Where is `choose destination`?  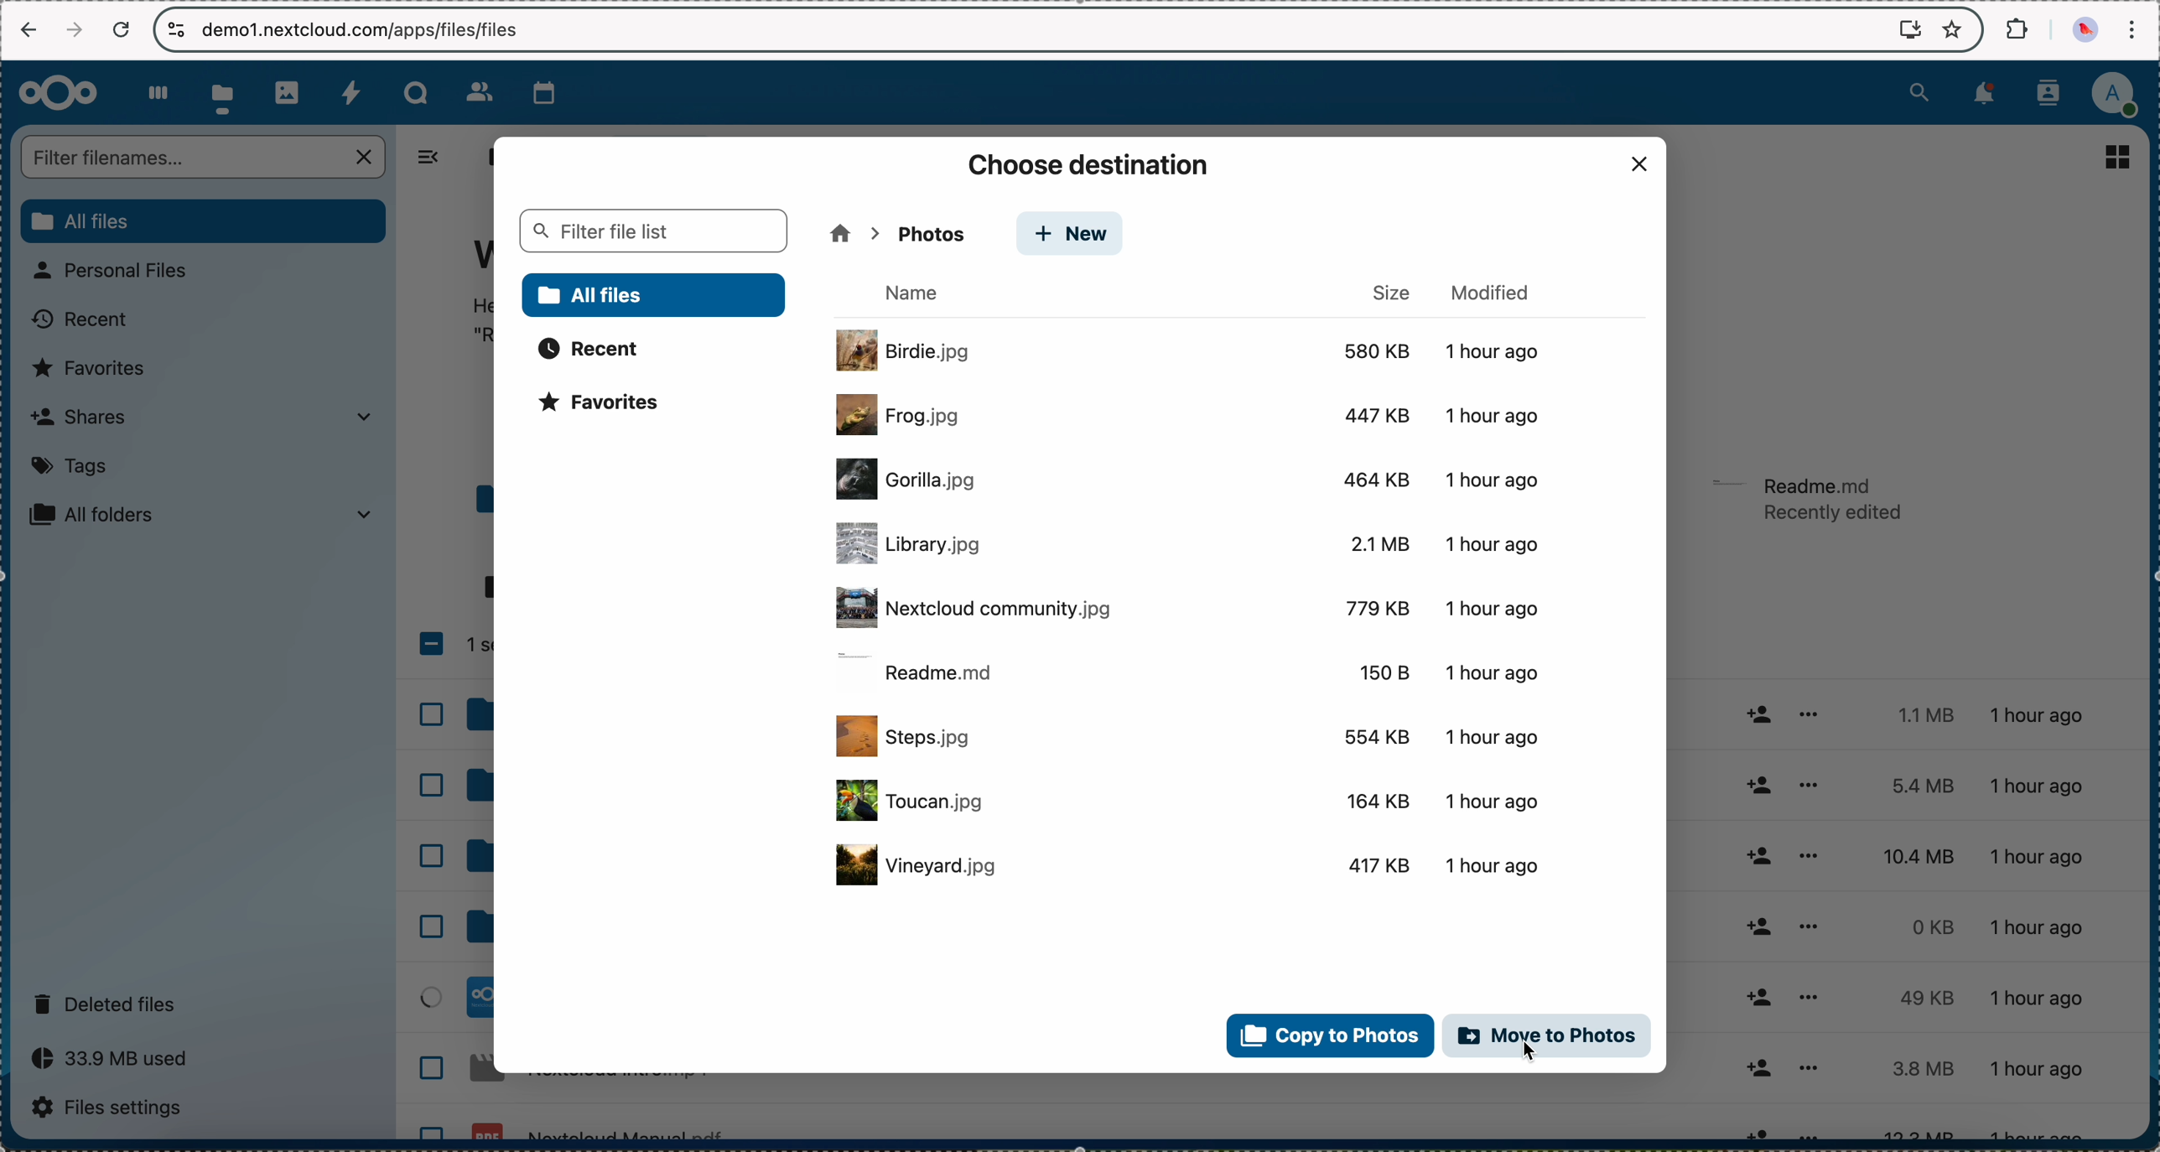 choose destination is located at coordinates (1092, 164).